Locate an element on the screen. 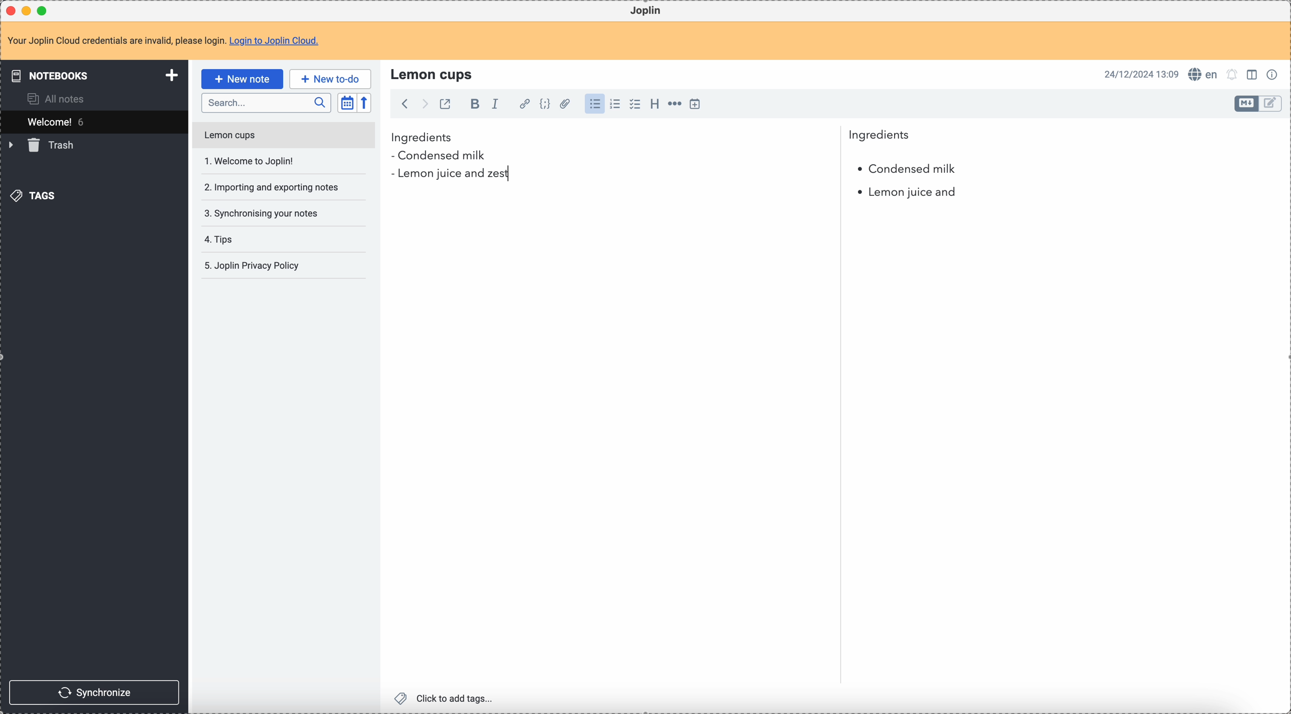  notebooks is located at coordinates (96, 75).